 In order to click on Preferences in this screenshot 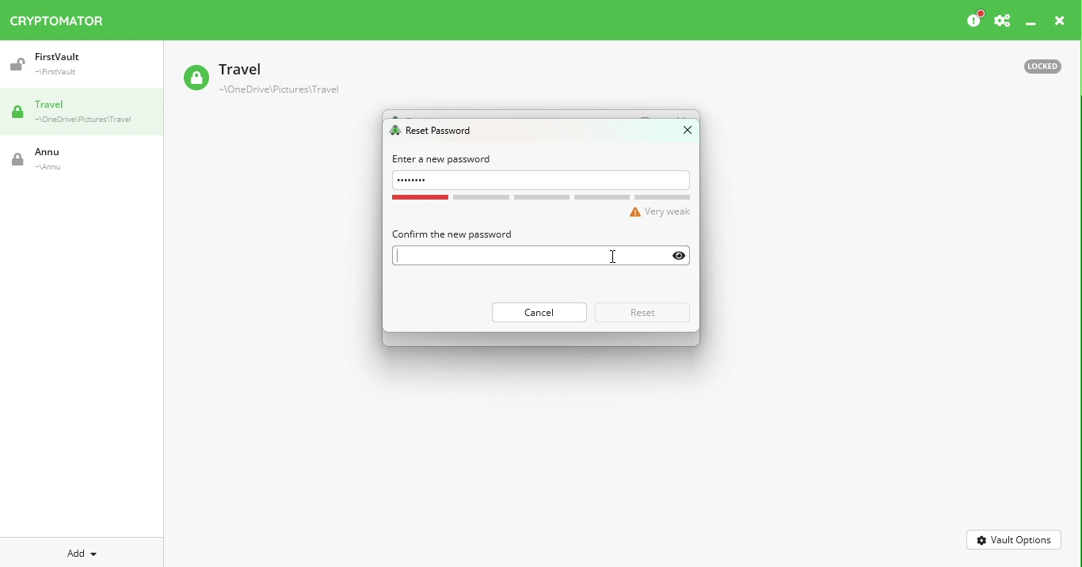, I will do `click(1002, 21)`.